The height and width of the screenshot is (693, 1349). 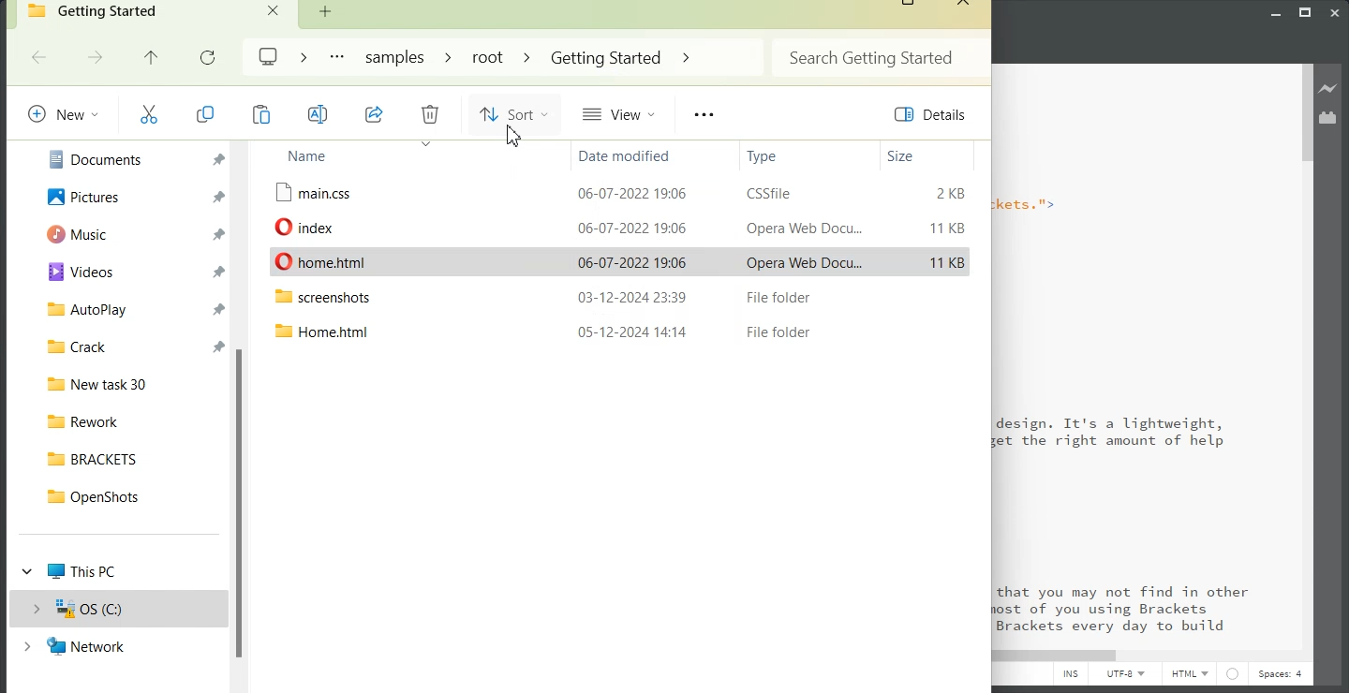 I want to click on UTF-8, so click(x=1126, y=676).